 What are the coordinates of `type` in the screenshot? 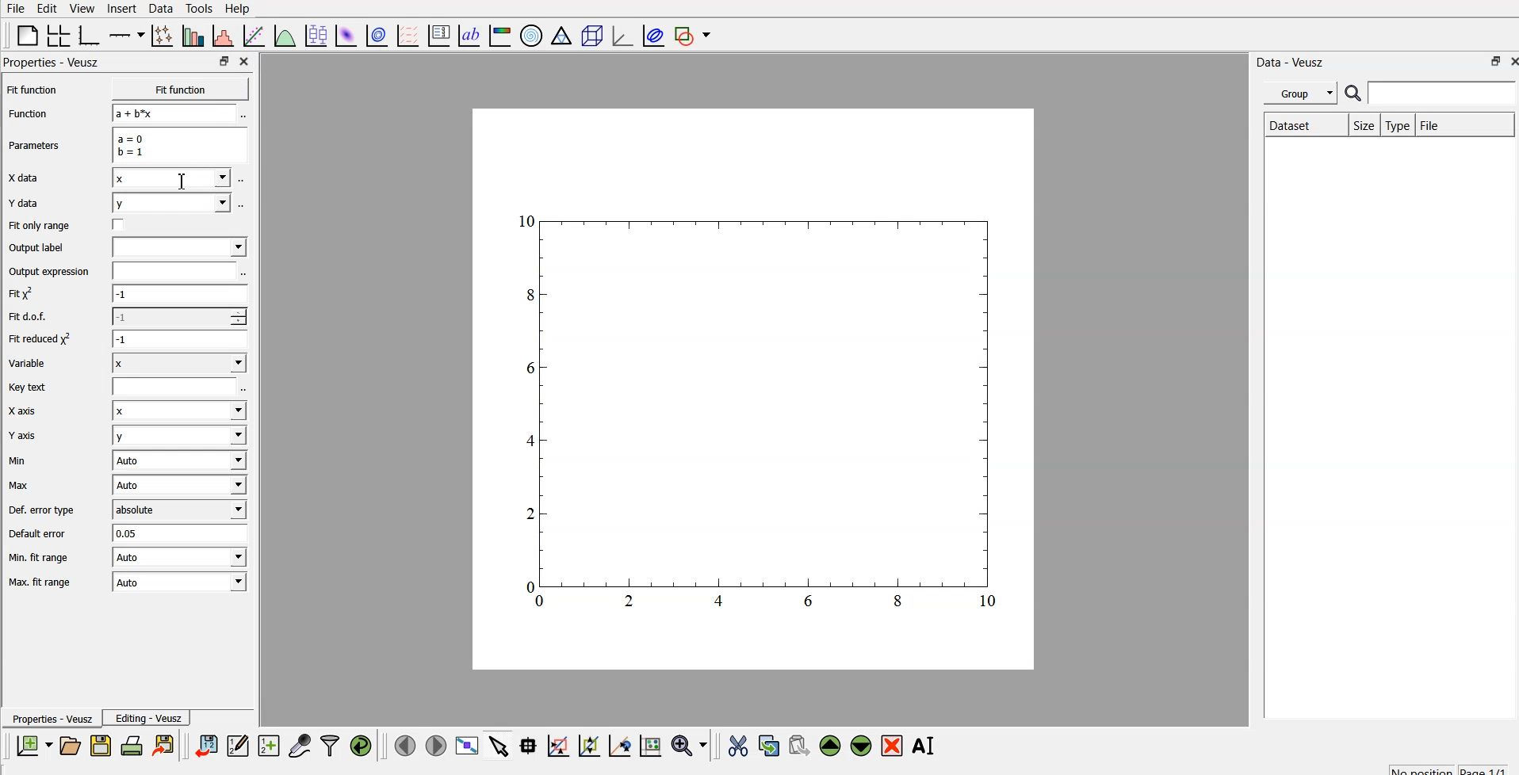 It's located at (1398, 125).